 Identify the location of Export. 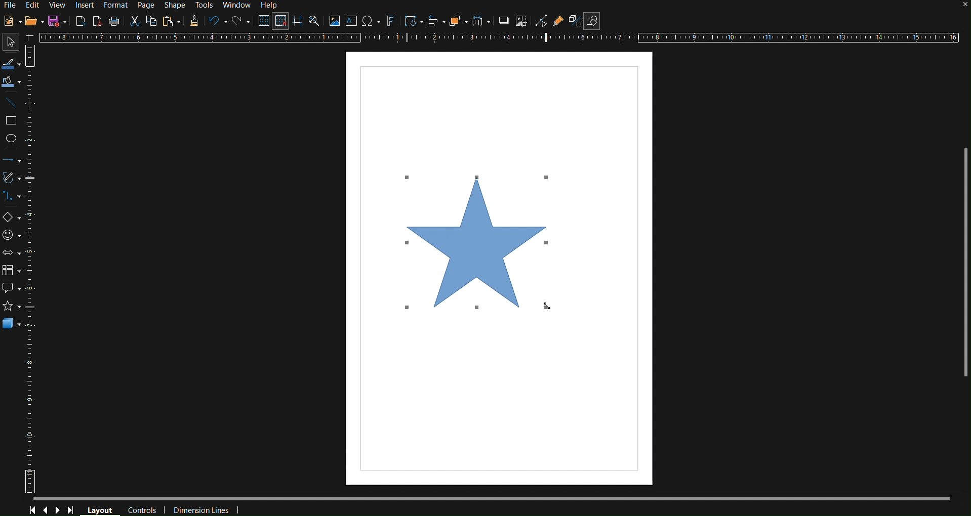
(80, 21).